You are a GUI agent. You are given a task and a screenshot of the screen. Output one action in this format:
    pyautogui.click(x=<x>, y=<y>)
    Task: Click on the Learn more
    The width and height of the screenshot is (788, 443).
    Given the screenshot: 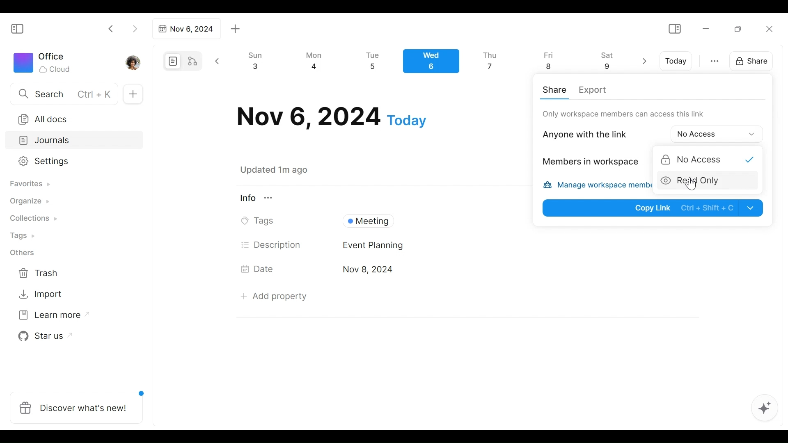 What is the action you would take?
    pyautogui.click(x=50, y=317)
    